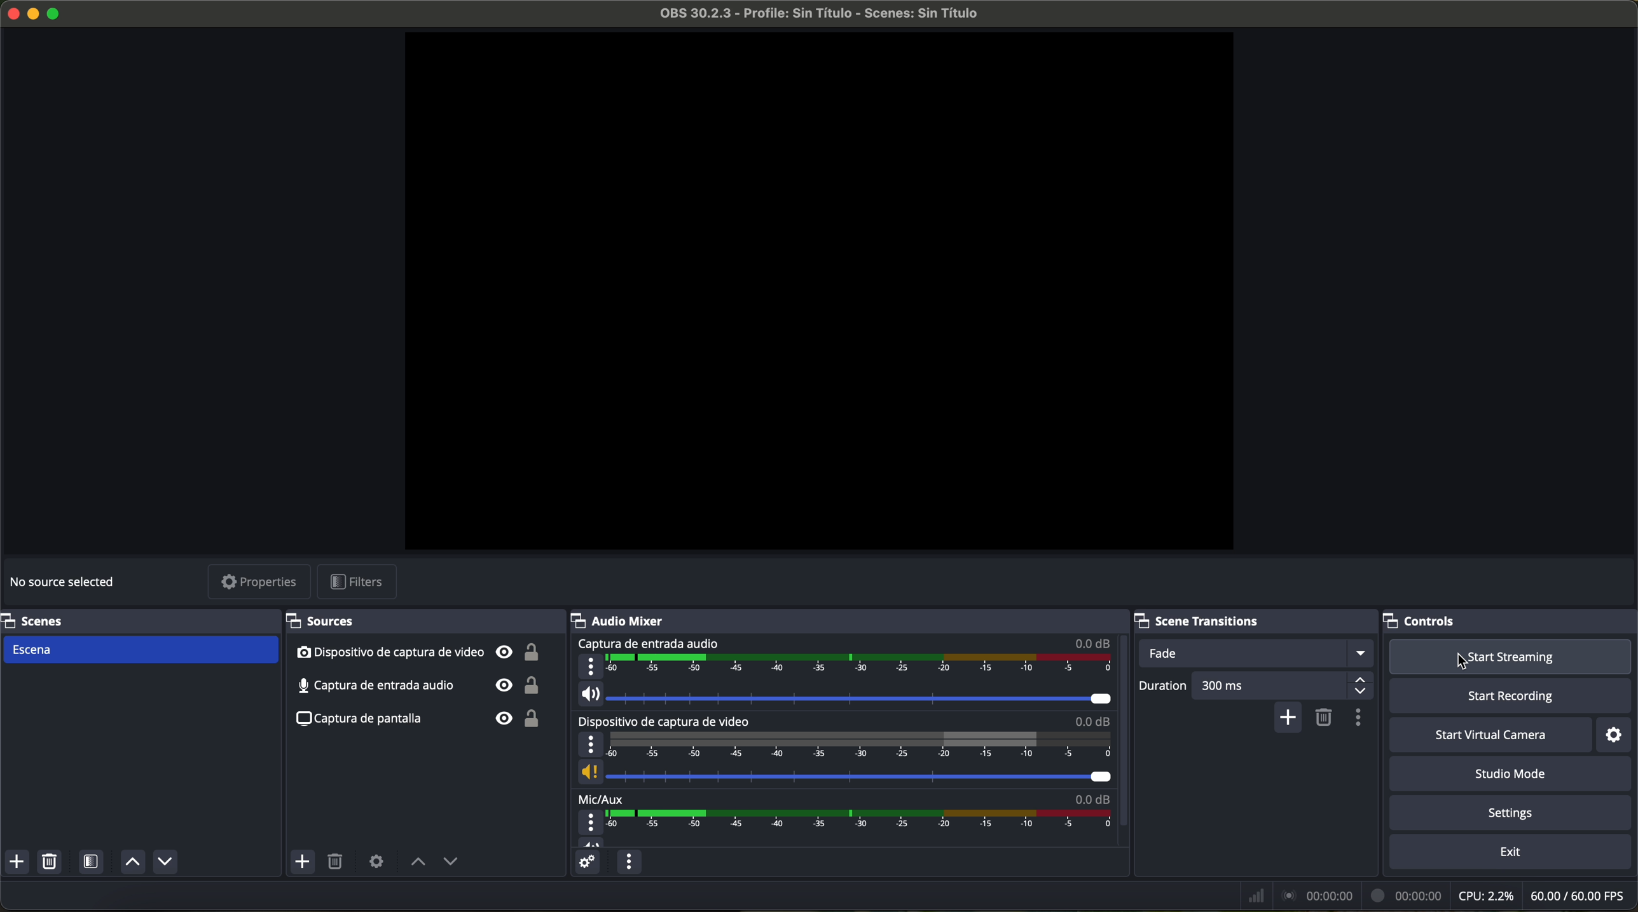 This screenshot has width=1638, height=912. What do you see at coordinates (136, 620) in the screenshot?
I see `scenes` at bounding box center [136, 620].